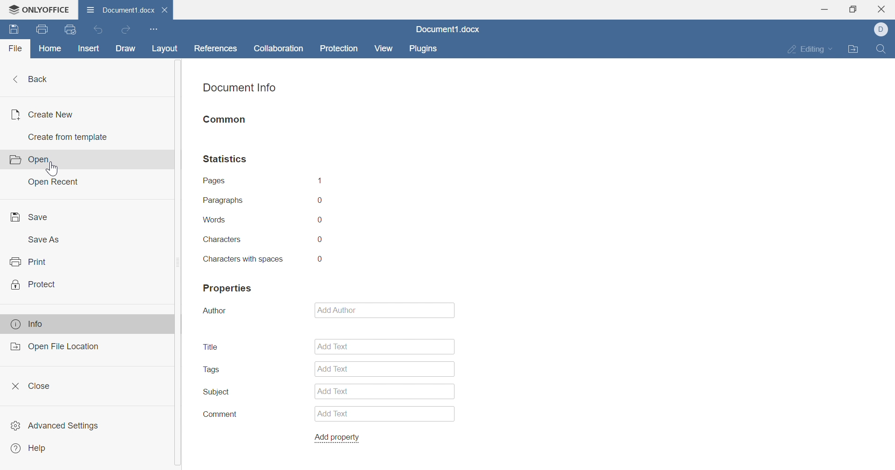  Describe the element at coordinates (92, 49) in the screenshot. I see `insert` at that location.